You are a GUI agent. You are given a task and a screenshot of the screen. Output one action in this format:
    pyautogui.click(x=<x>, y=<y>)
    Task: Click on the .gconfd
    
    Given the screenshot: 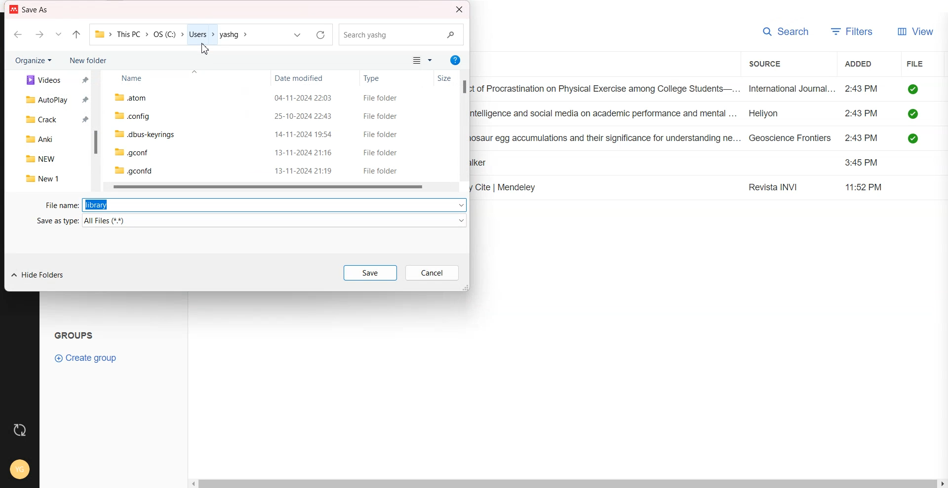 What is the action you would take?
    pyautogui.click(x=133, y=171)
    